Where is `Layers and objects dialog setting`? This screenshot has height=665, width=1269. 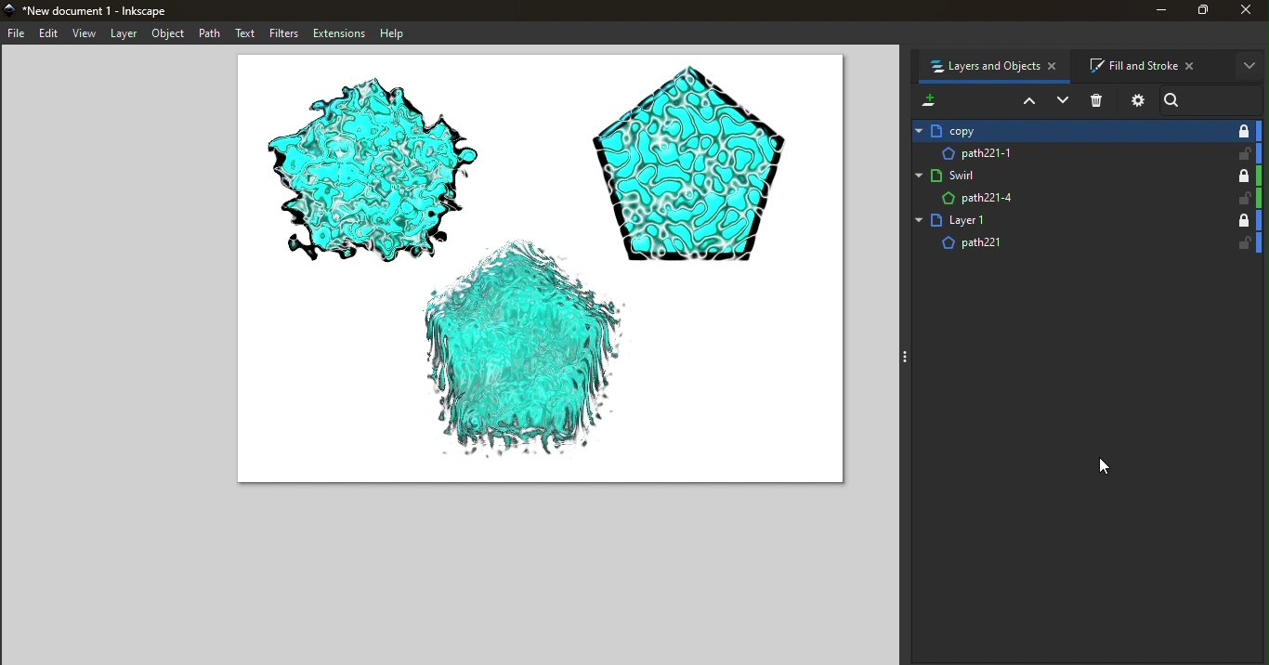
Layers and objects dialog setting is located at coordinates (1136, 103).